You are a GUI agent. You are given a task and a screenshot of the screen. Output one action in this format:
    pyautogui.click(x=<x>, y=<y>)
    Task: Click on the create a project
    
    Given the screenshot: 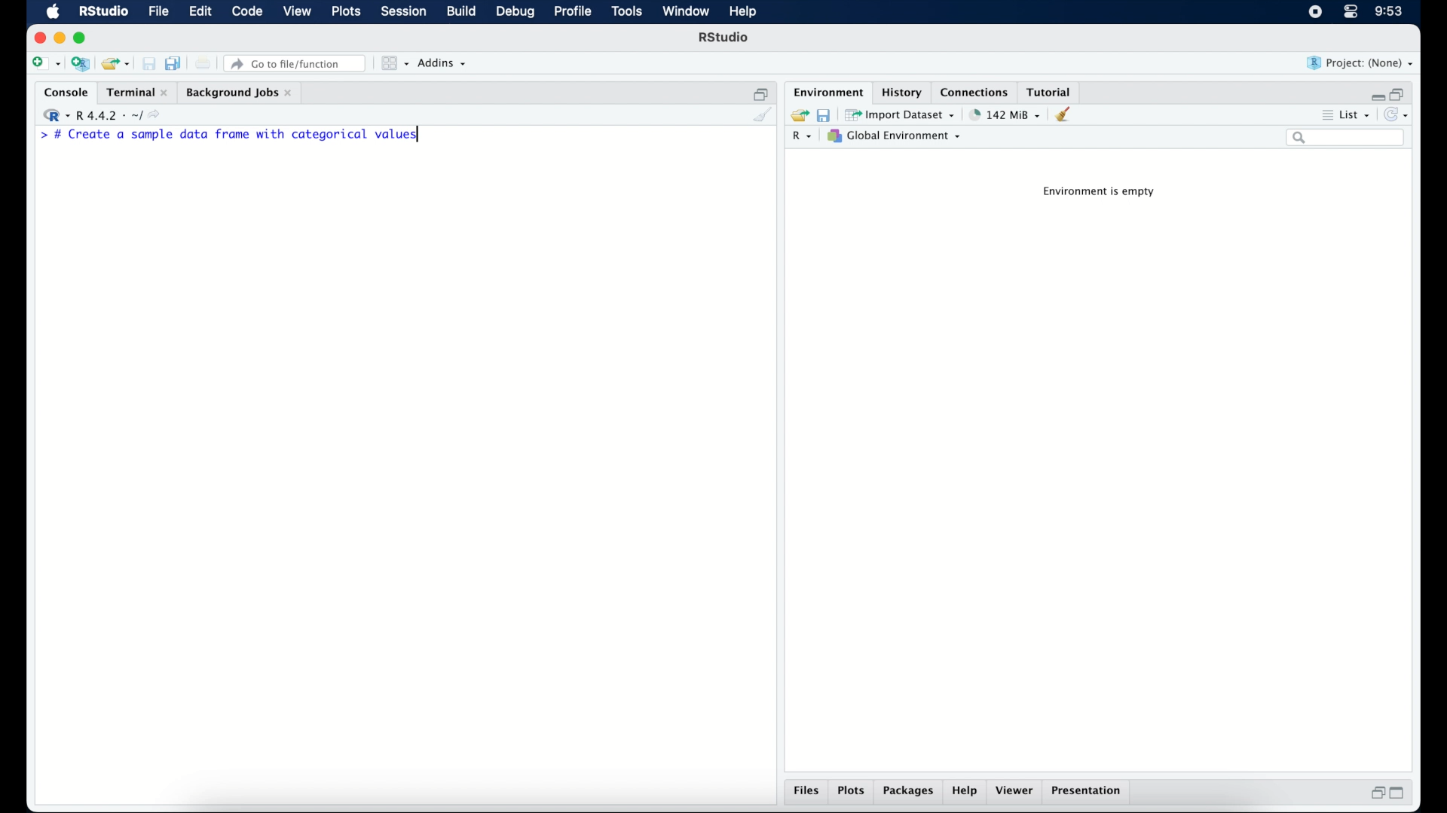 What is the action you would take?
    pyautogui.click(x=81, y=64)
    